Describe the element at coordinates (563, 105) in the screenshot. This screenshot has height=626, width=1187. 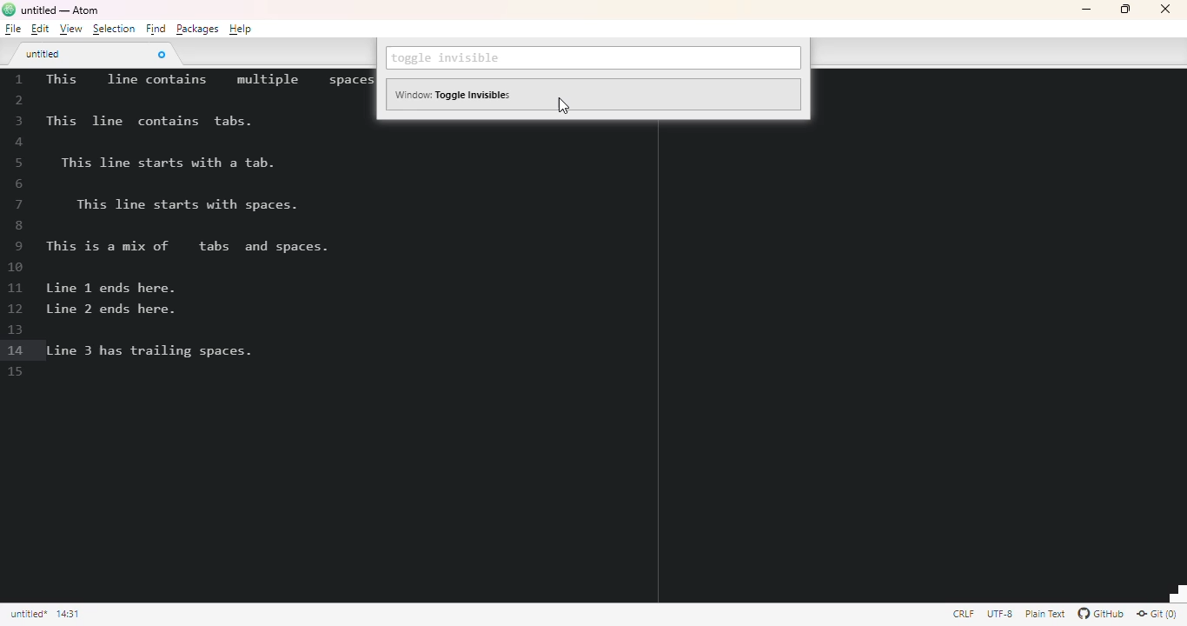
I see `cursor` at that location.